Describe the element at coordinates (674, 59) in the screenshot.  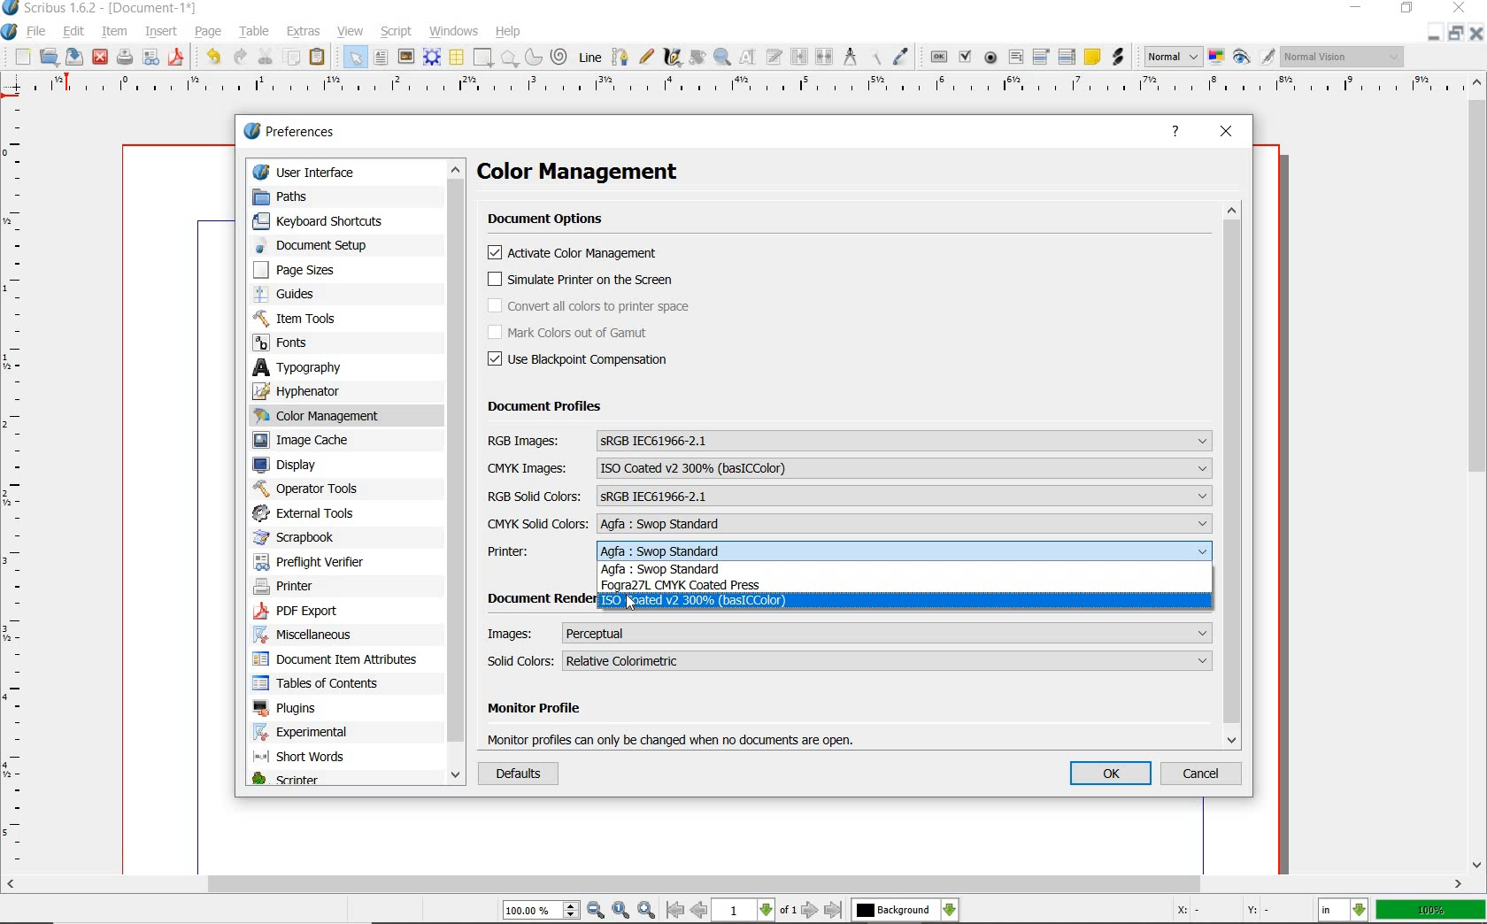
I see `calligraphic line` at that location.